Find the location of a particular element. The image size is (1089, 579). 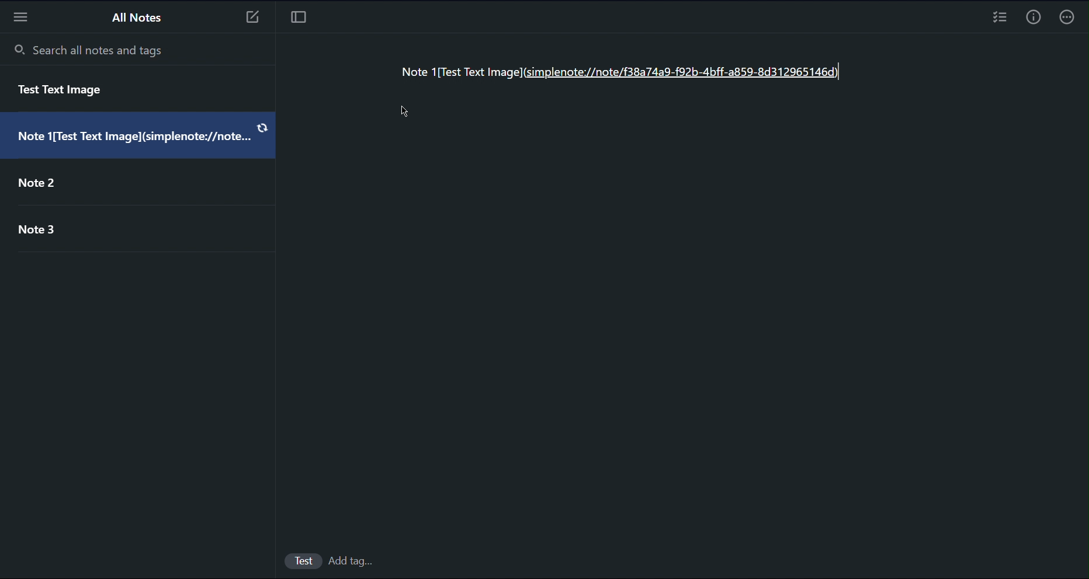

Note 2 is located at coordinates (56, 183).